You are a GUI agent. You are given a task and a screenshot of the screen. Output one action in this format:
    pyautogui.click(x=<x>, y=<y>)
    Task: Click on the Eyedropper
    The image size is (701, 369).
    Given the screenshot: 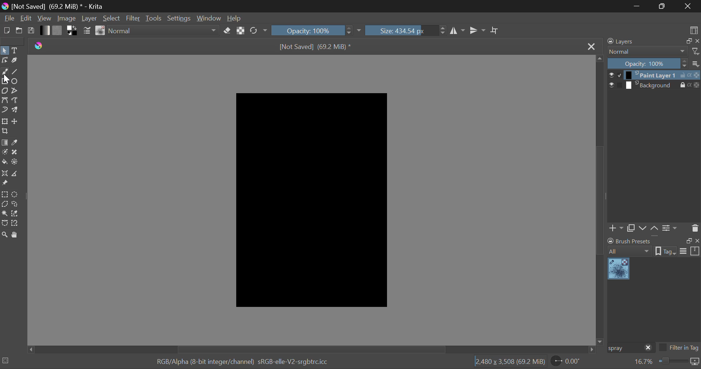 What is the action you would take?
    pyautogui.click(x=16, y=143)
    